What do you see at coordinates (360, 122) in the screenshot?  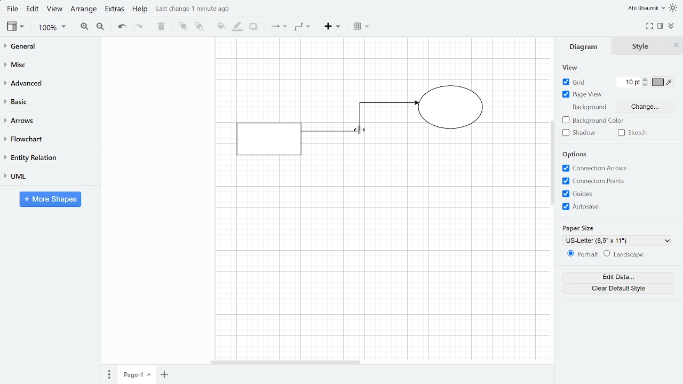 I see `Connector` at bounding box center [360, 122].